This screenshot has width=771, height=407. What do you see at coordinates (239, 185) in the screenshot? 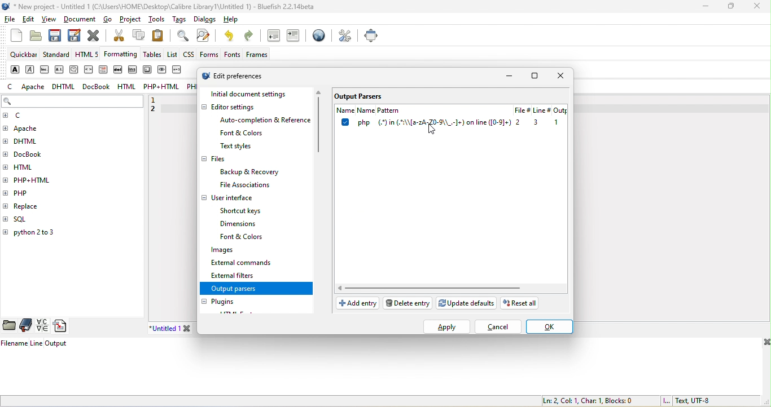
I see `file associations` at bounding box center [239, 185].